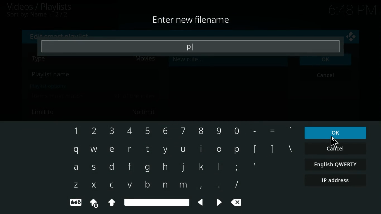 The height and width of the screenshot is (214, 381). What do you see at coordinates (272, 149) in the screenshot?
I see `]` at bounding box center [272, 149].